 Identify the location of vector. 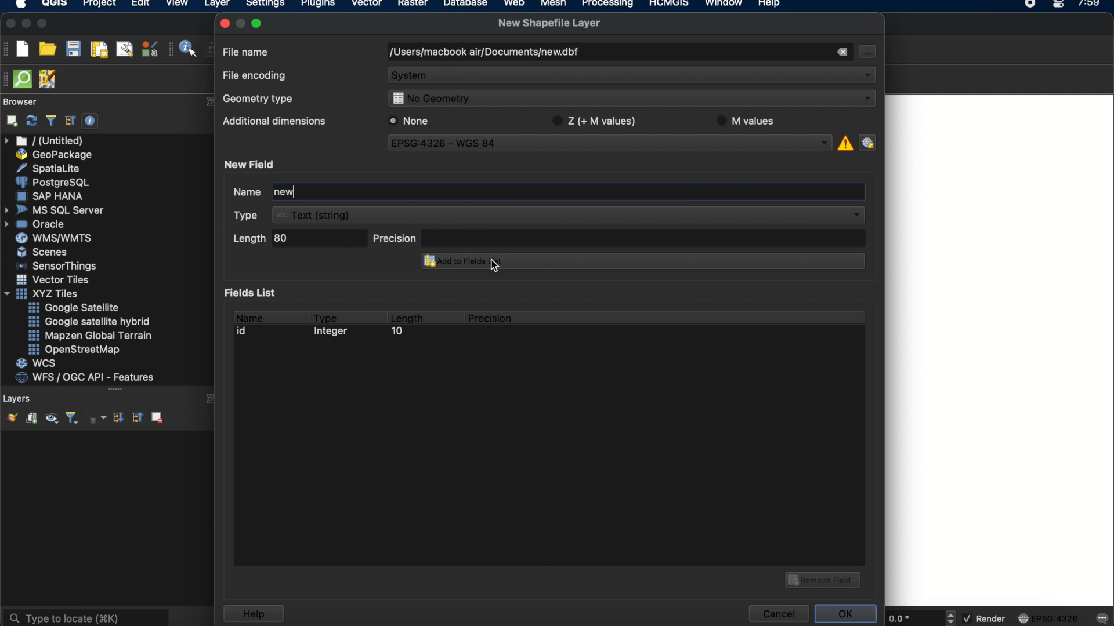
(367, 5).